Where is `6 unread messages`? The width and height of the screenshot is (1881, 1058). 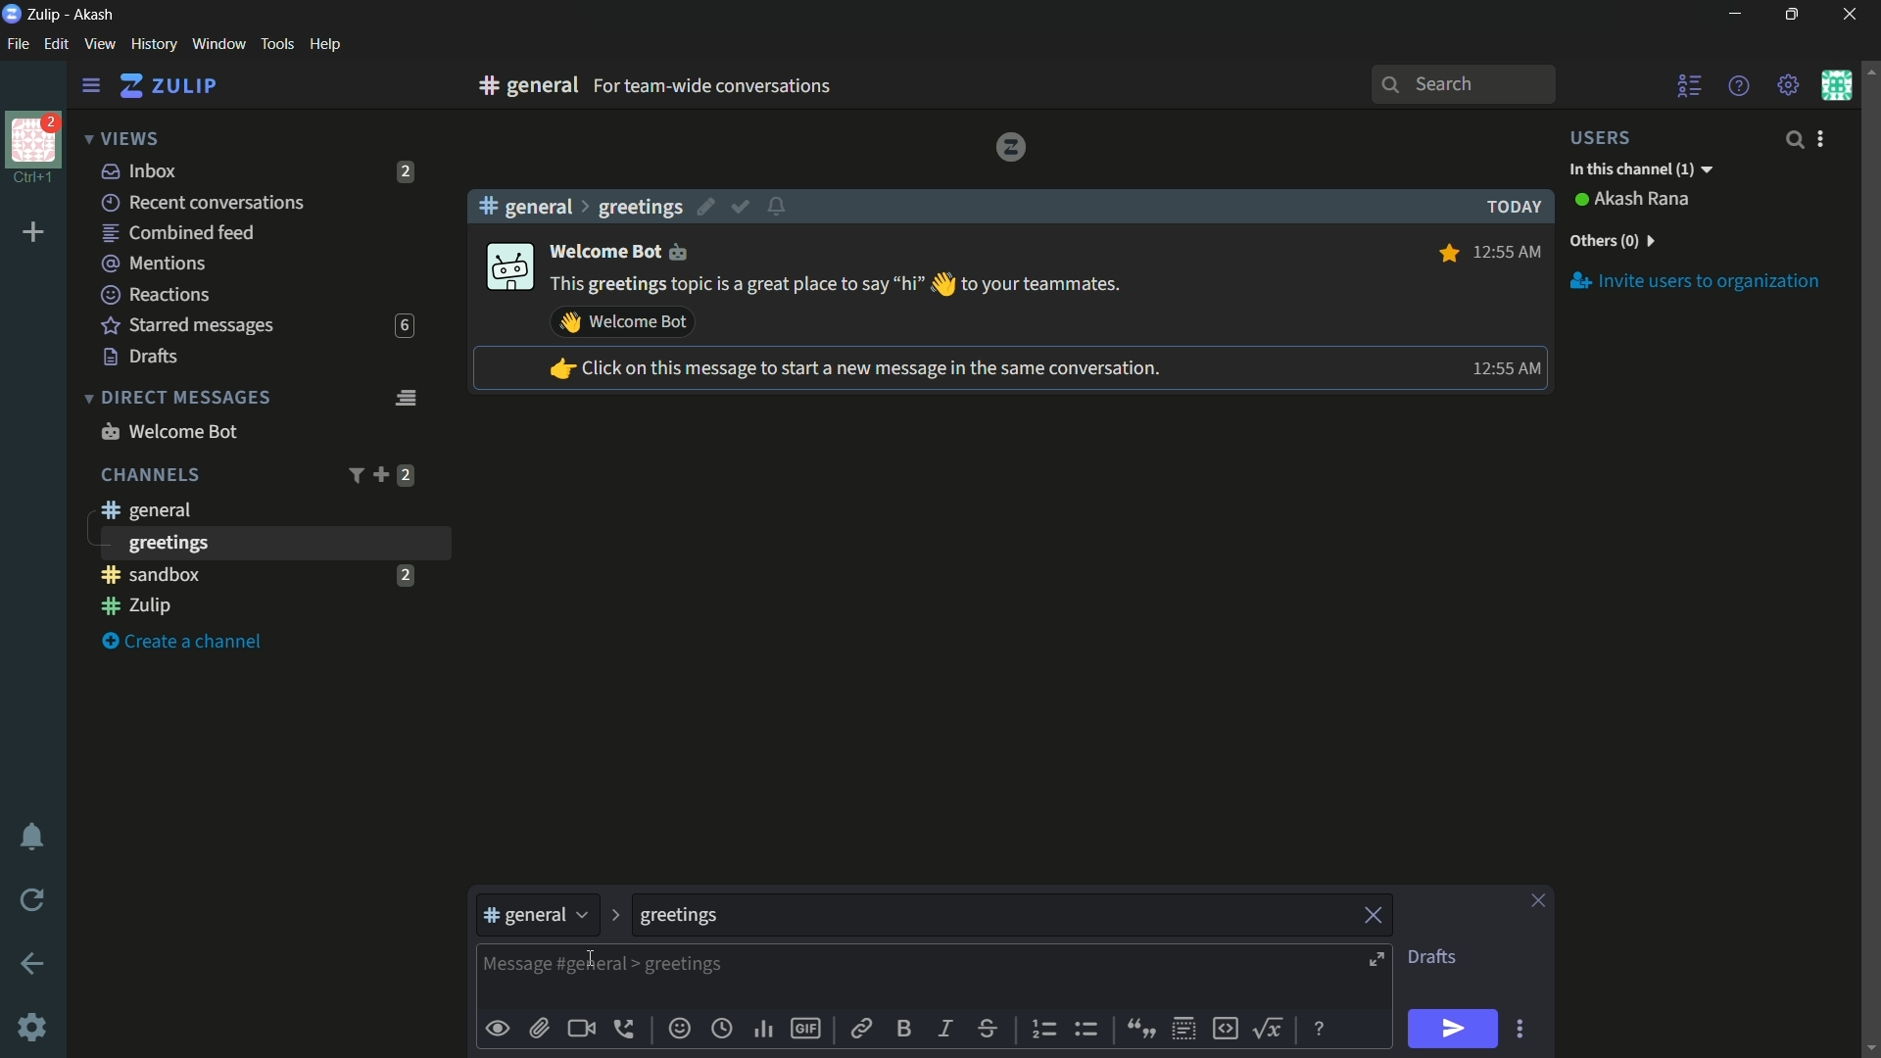
6 unread messages is located at coordinates (404, 326).